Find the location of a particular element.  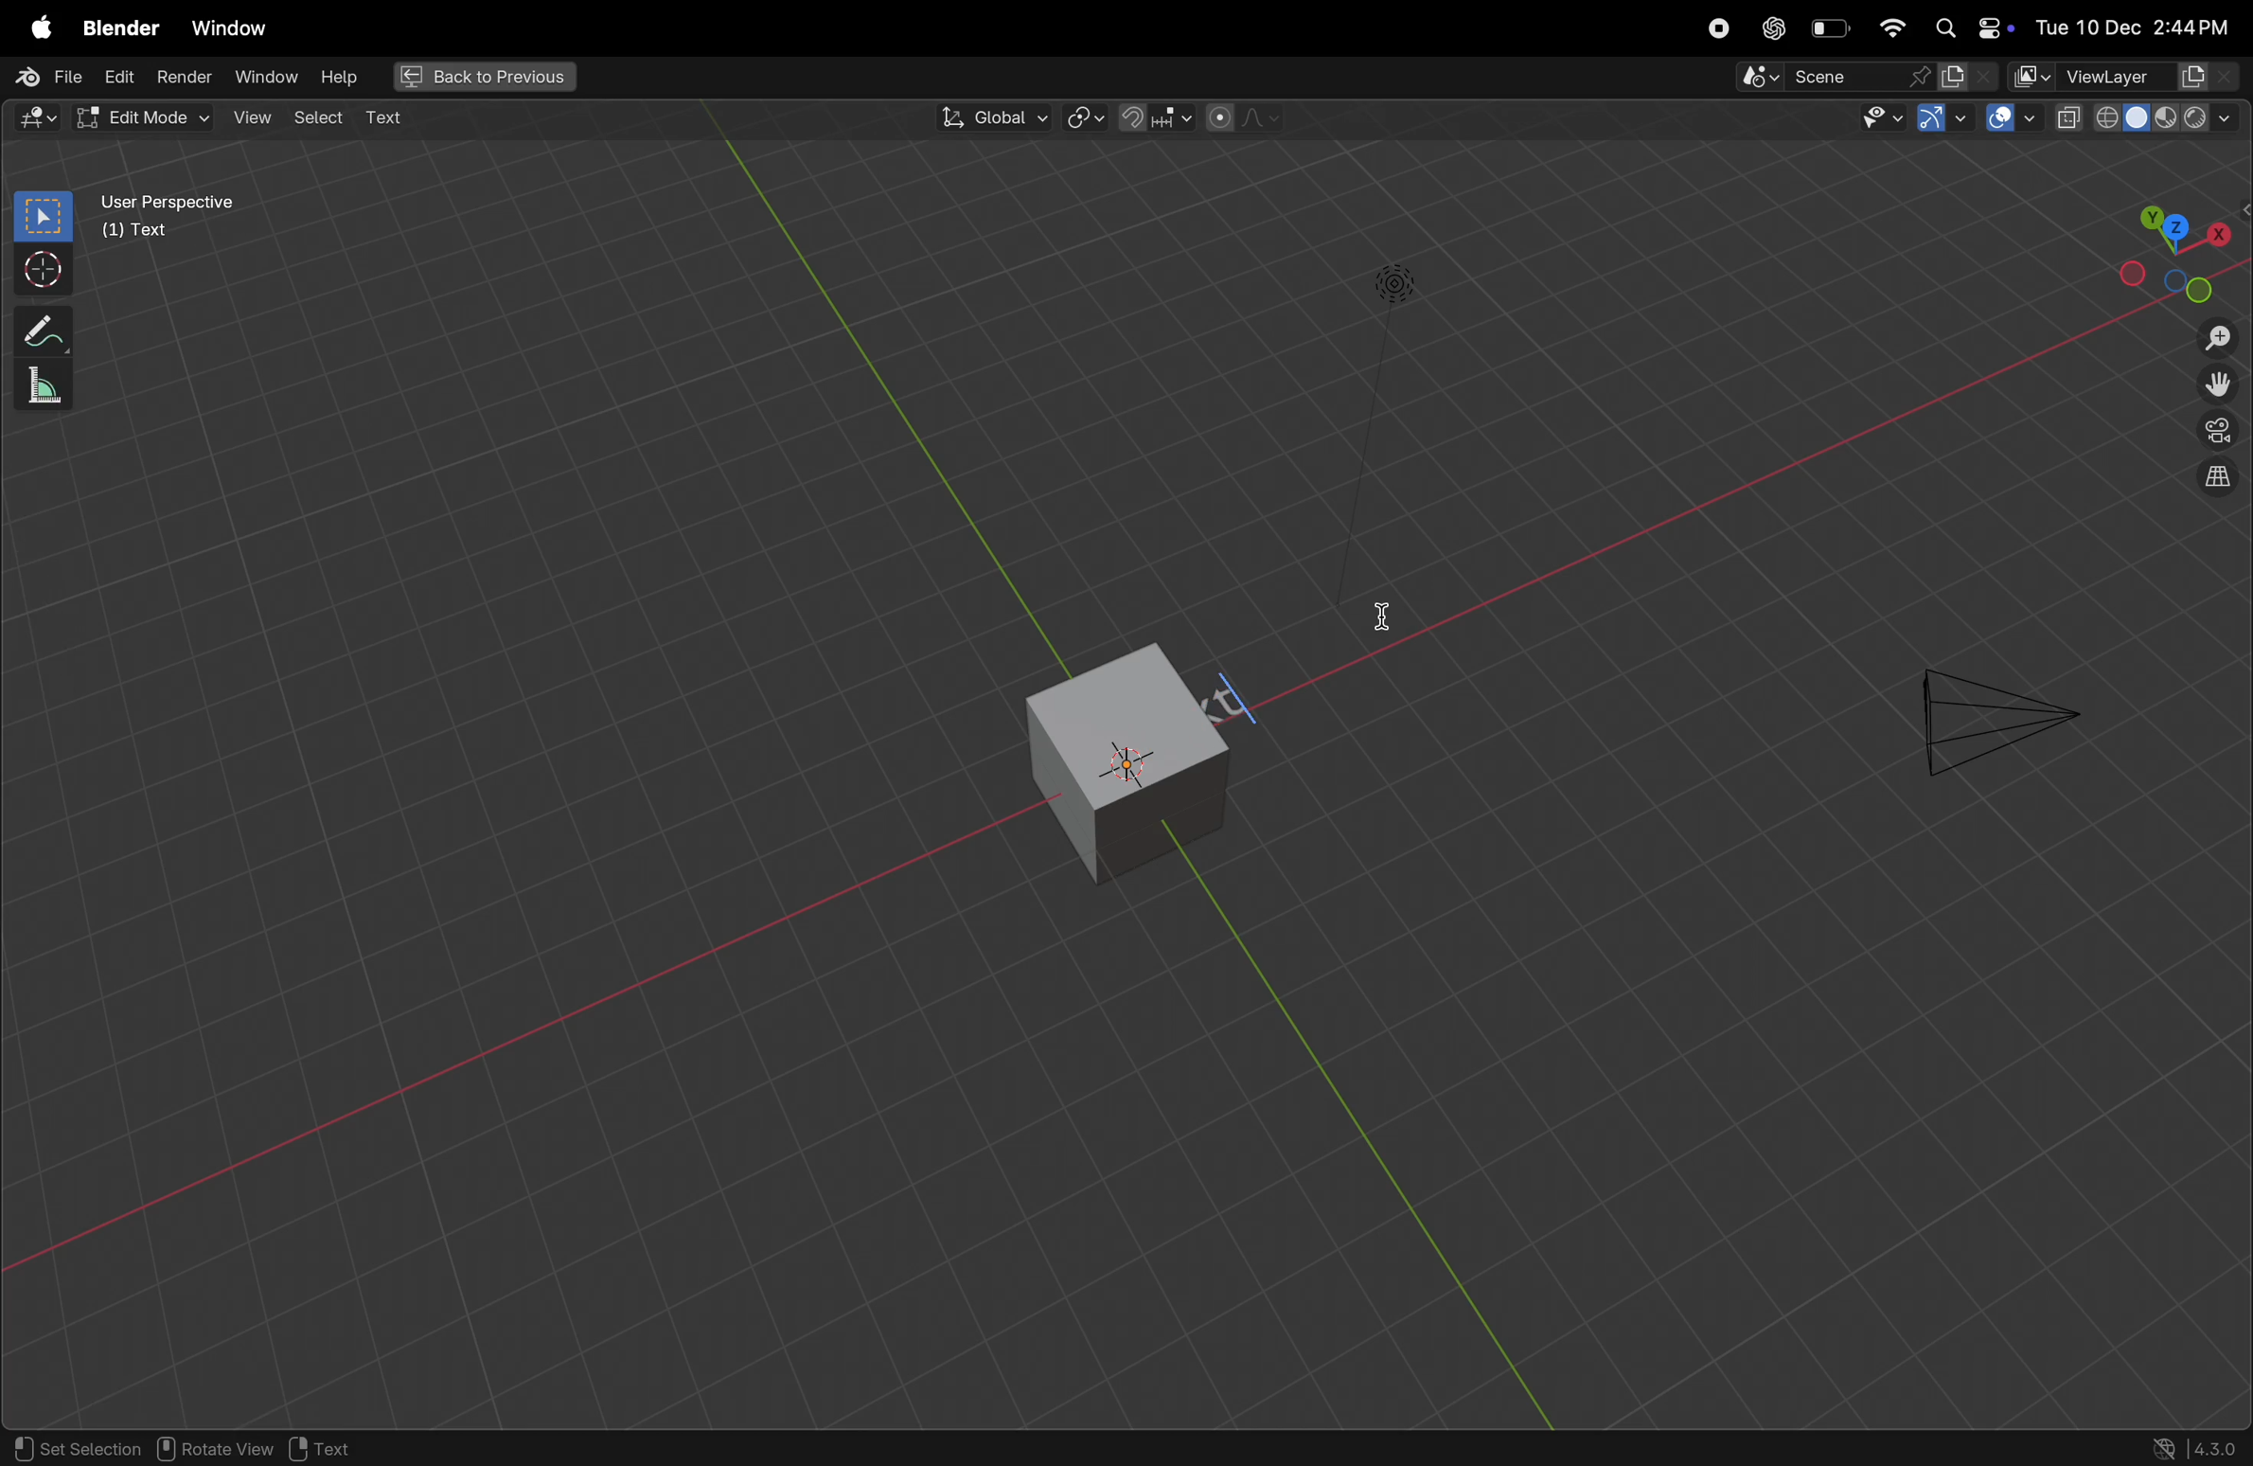

cursor is located at coordinates (1387, 626).